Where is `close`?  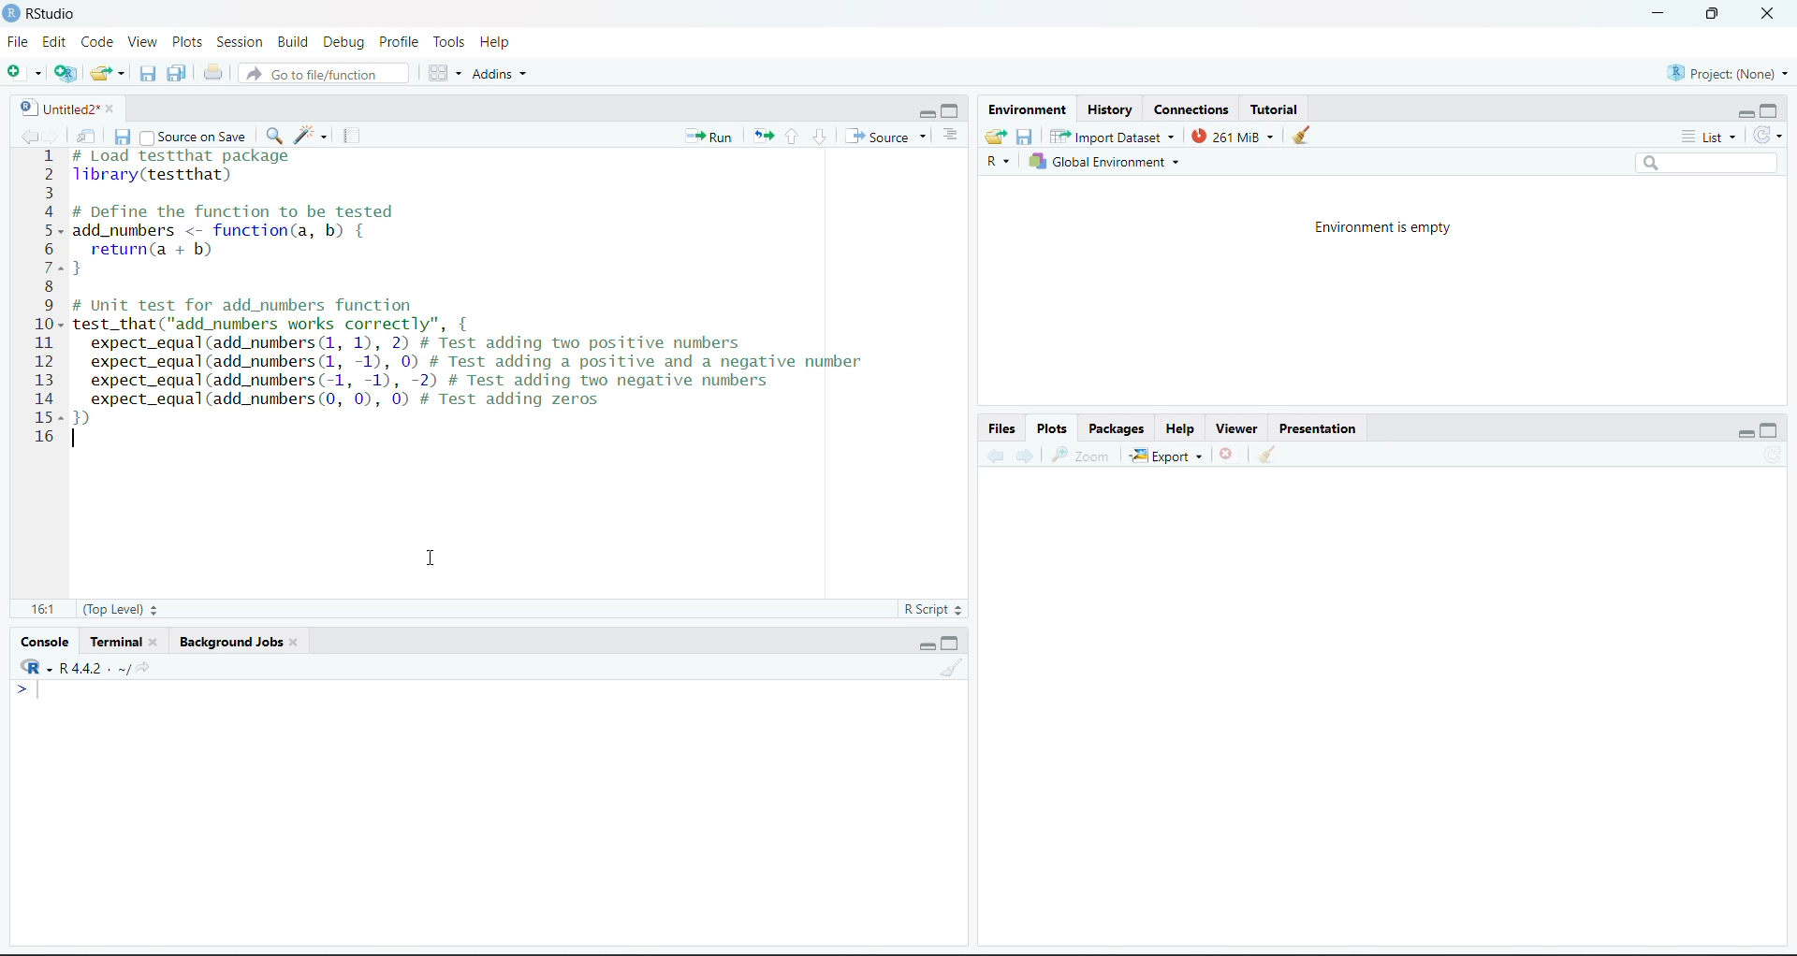
close is located at coordinates (1768, 14).